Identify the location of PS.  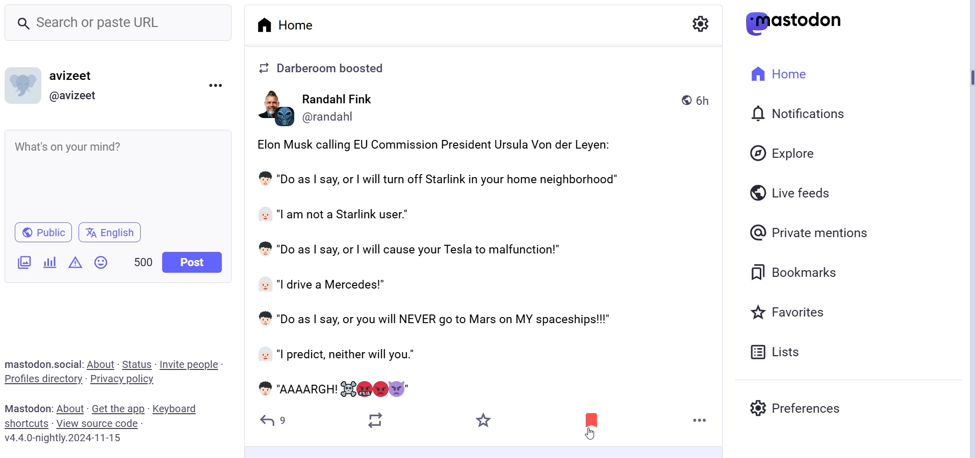
(272, 109).